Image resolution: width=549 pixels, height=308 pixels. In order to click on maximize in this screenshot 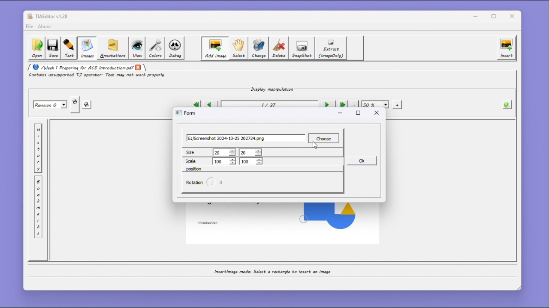, I will do `click(358, 113)`.